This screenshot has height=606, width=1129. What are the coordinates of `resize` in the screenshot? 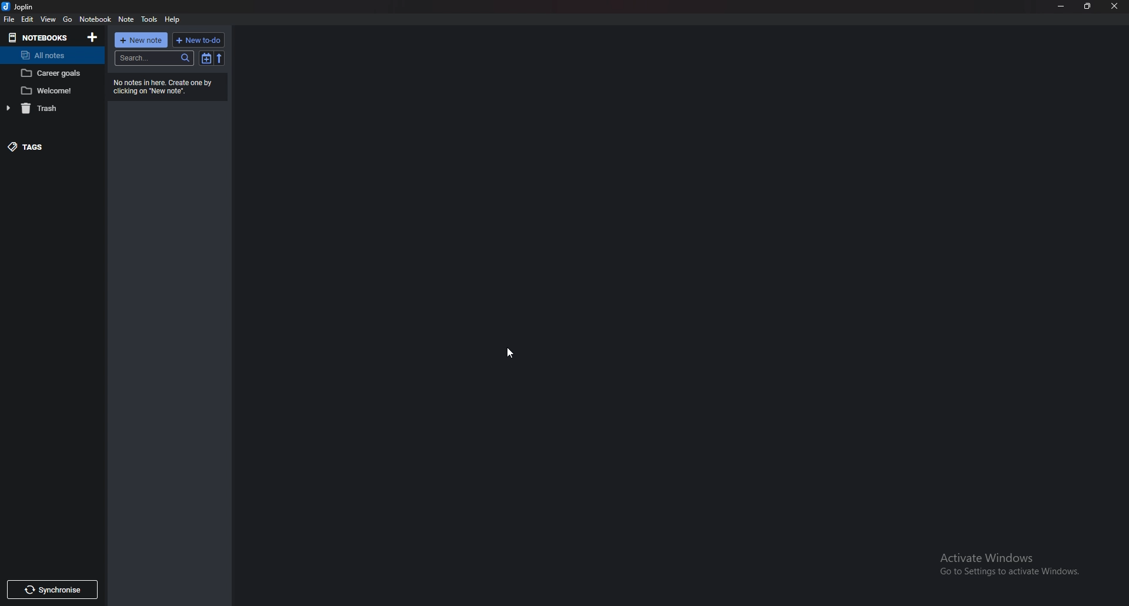 It's located at (1085, 6).